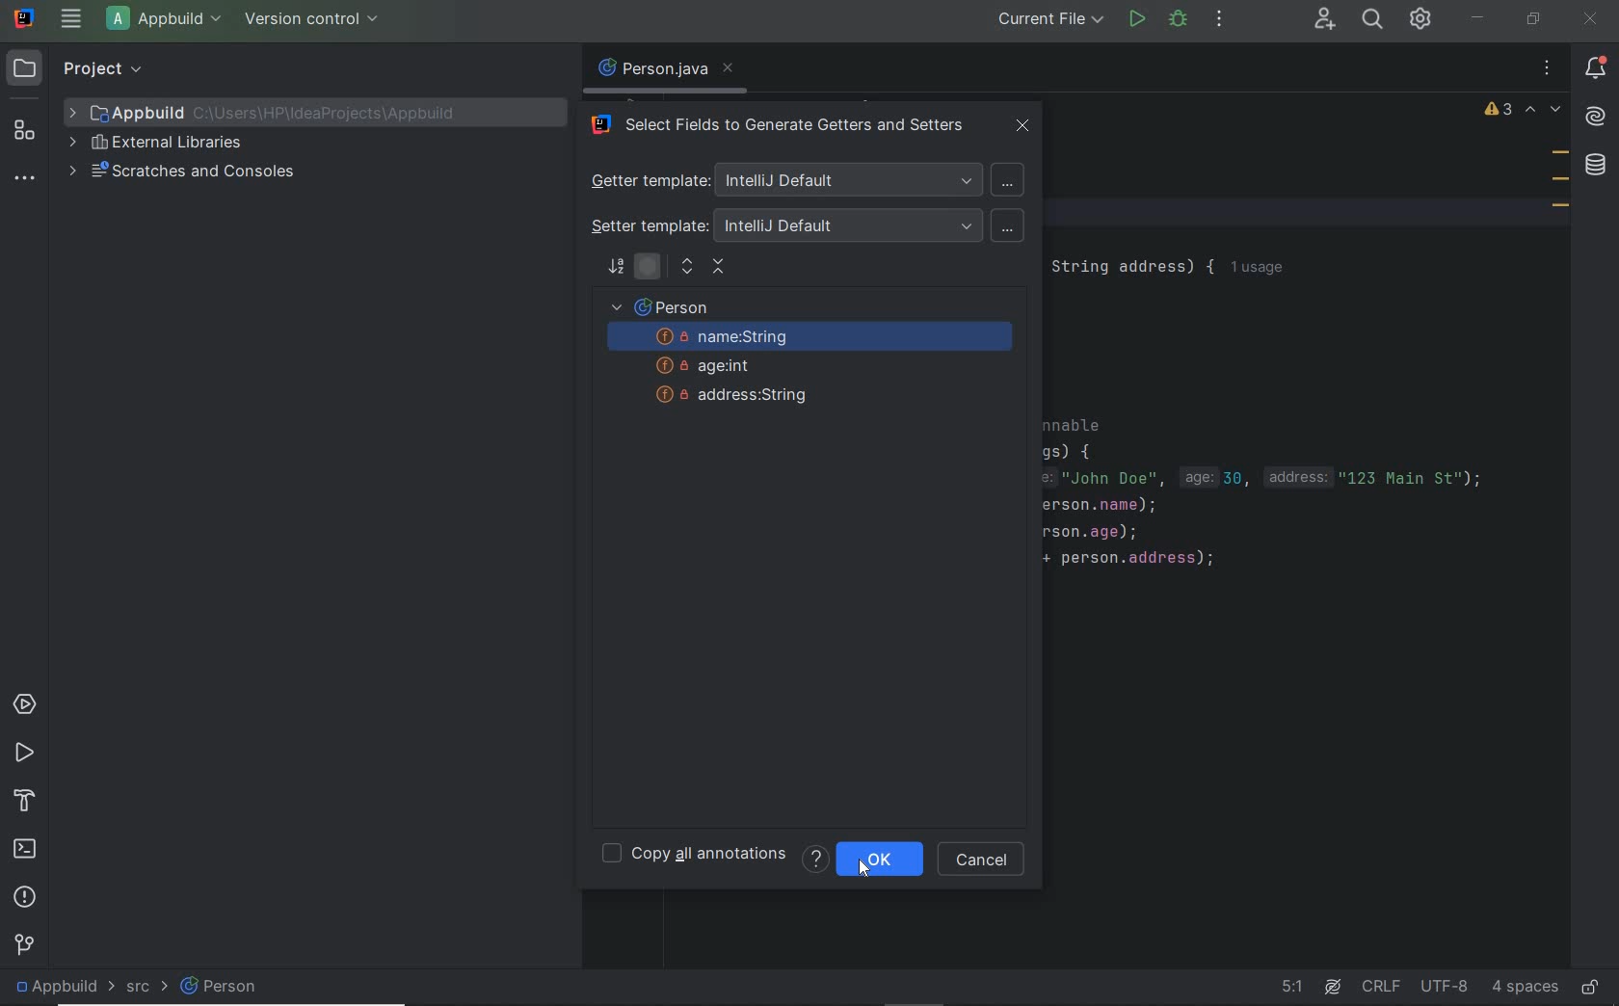 The image size is (1619, 1006). Describe the element at coordinates (717, 366) in the screenshot. I see `age:int` at that location.